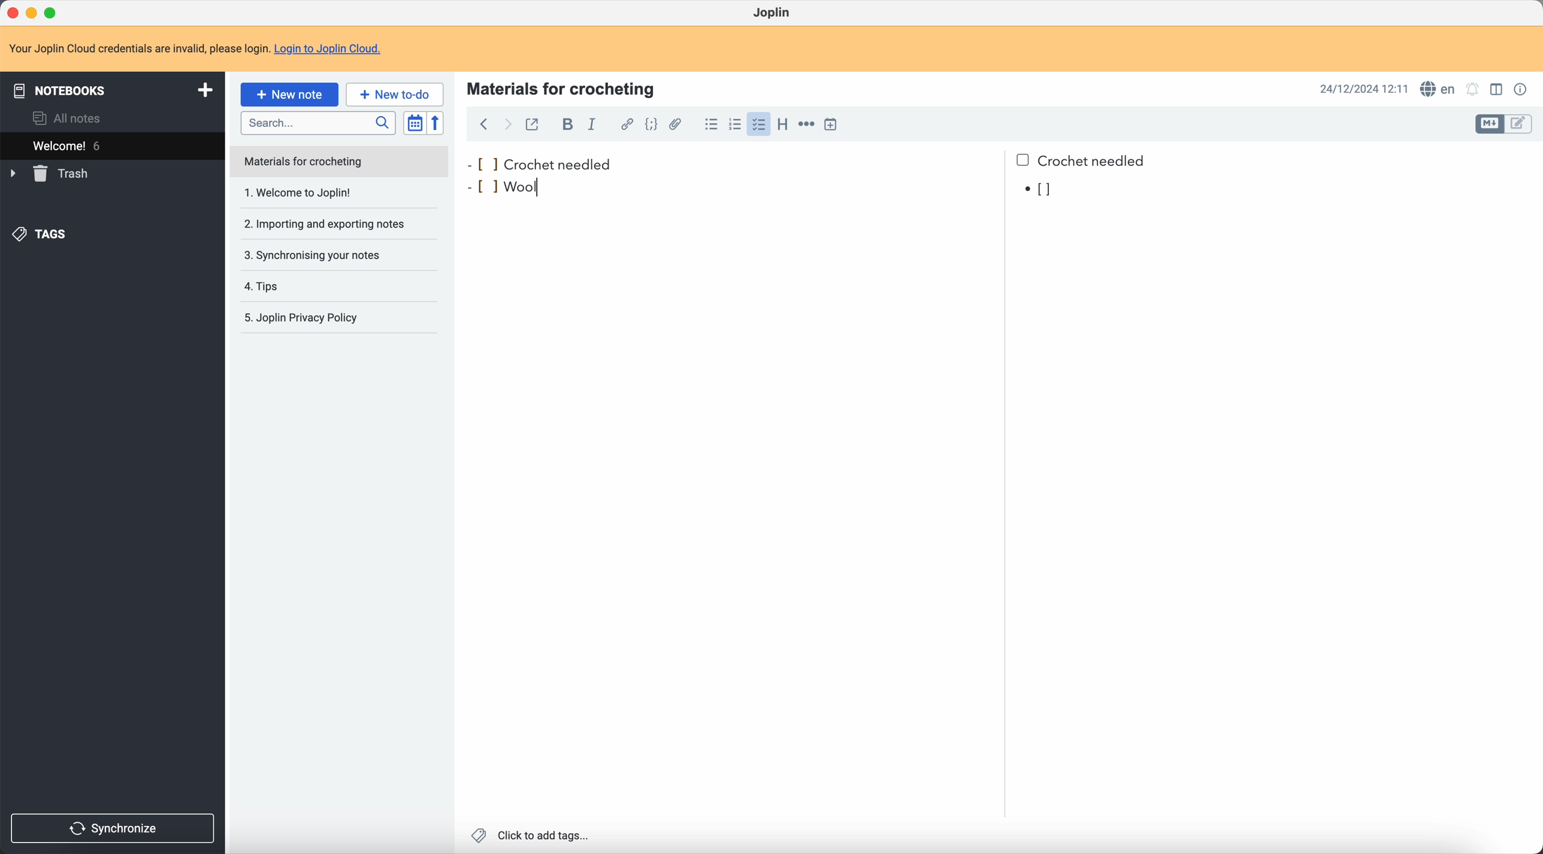 Image resolution: width=1543 pixels, height=854 pixels. What do you see at coordinates (340, 162) in the screenshot?
I see `note` at bounding box center [340, 162].